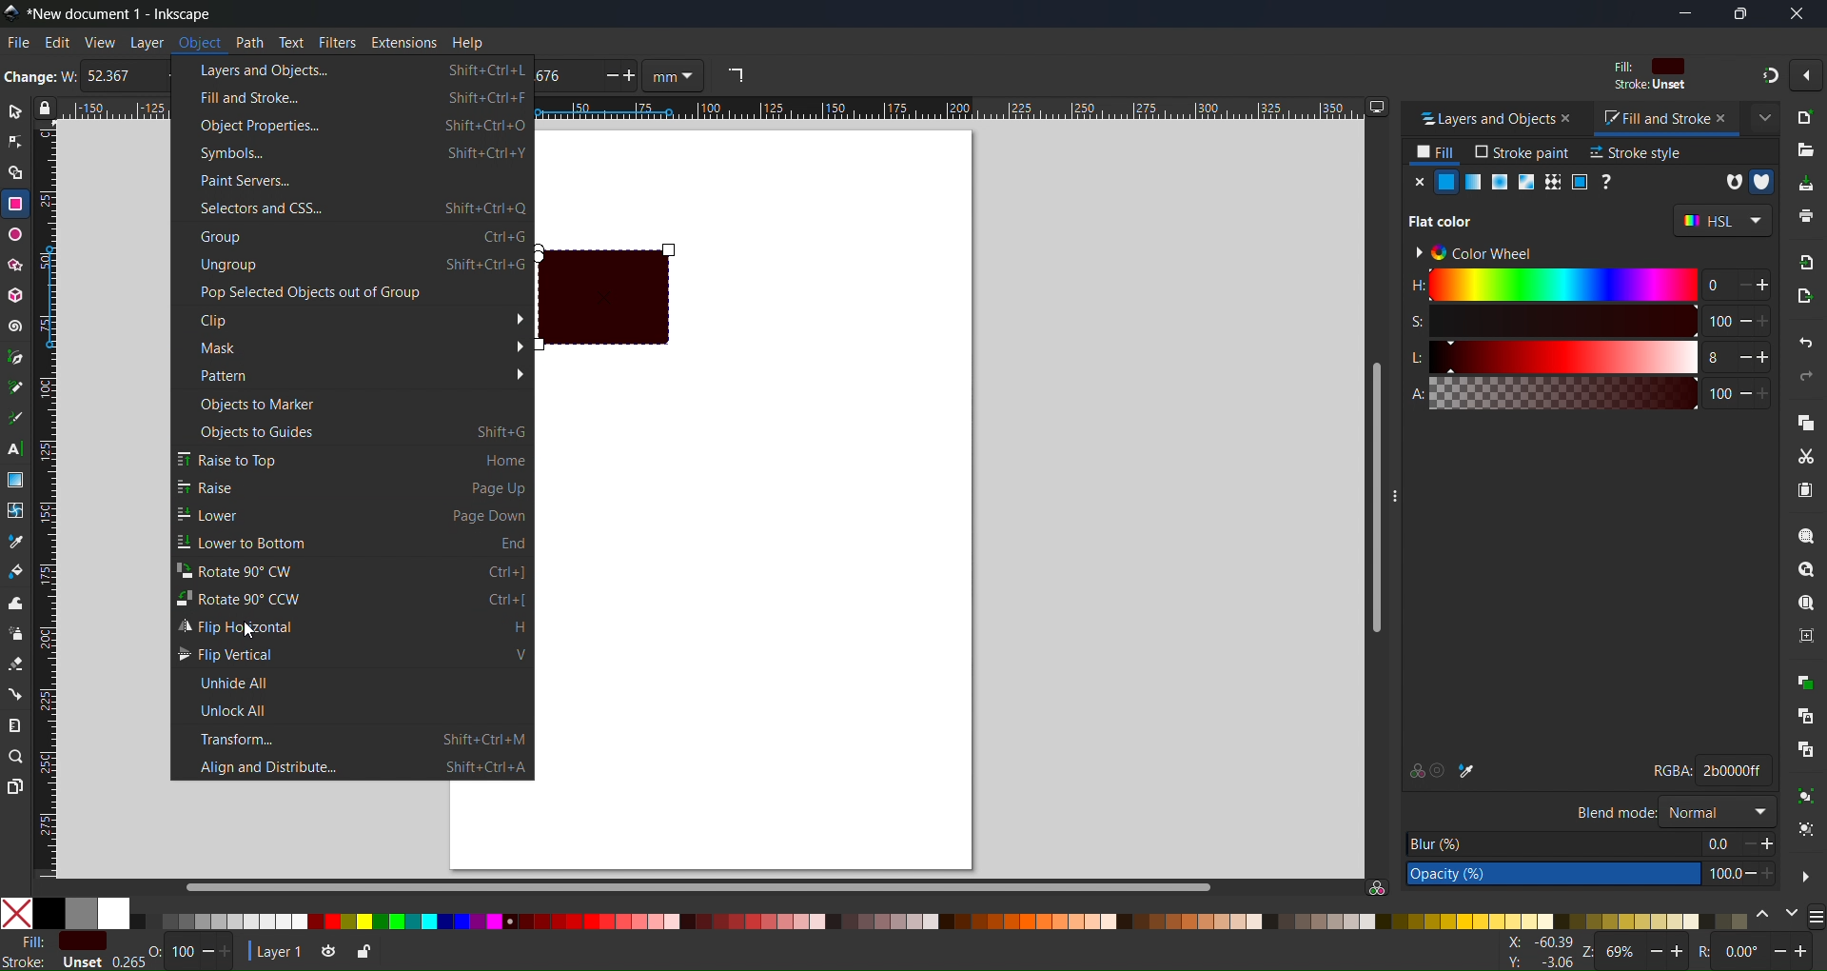  What do you see at coordinates (354, 486) in the screenshot?
I see `Raise` at bounding box center [354, 486].